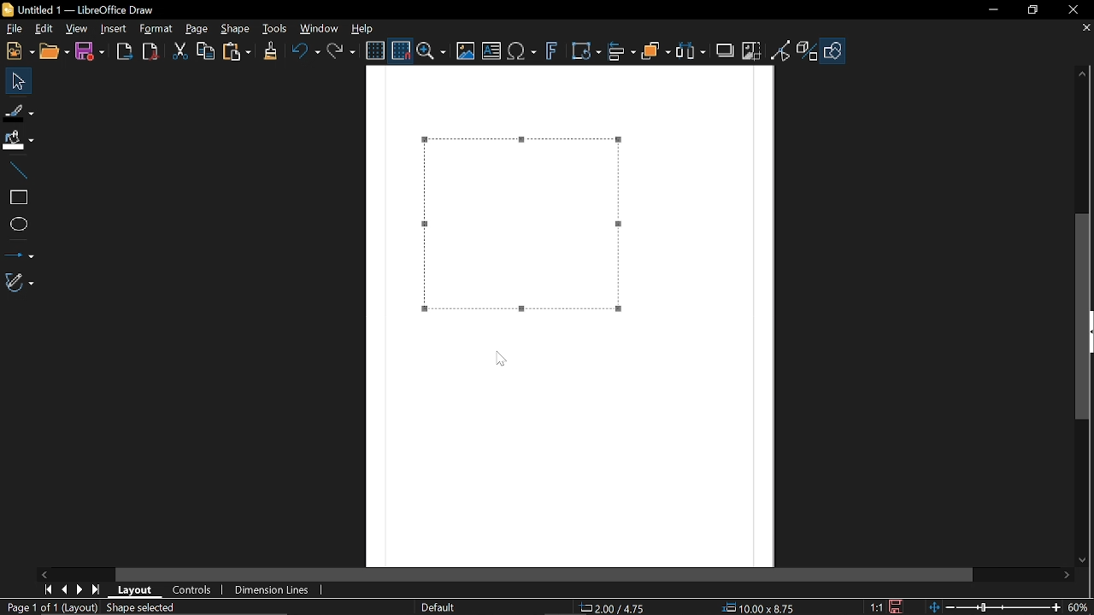 The width and height of the screenshot is (1094, 615). What do you see at coordinates (363, 28) in the screenshot?
I see `Help` at bounding box center [363, 28].